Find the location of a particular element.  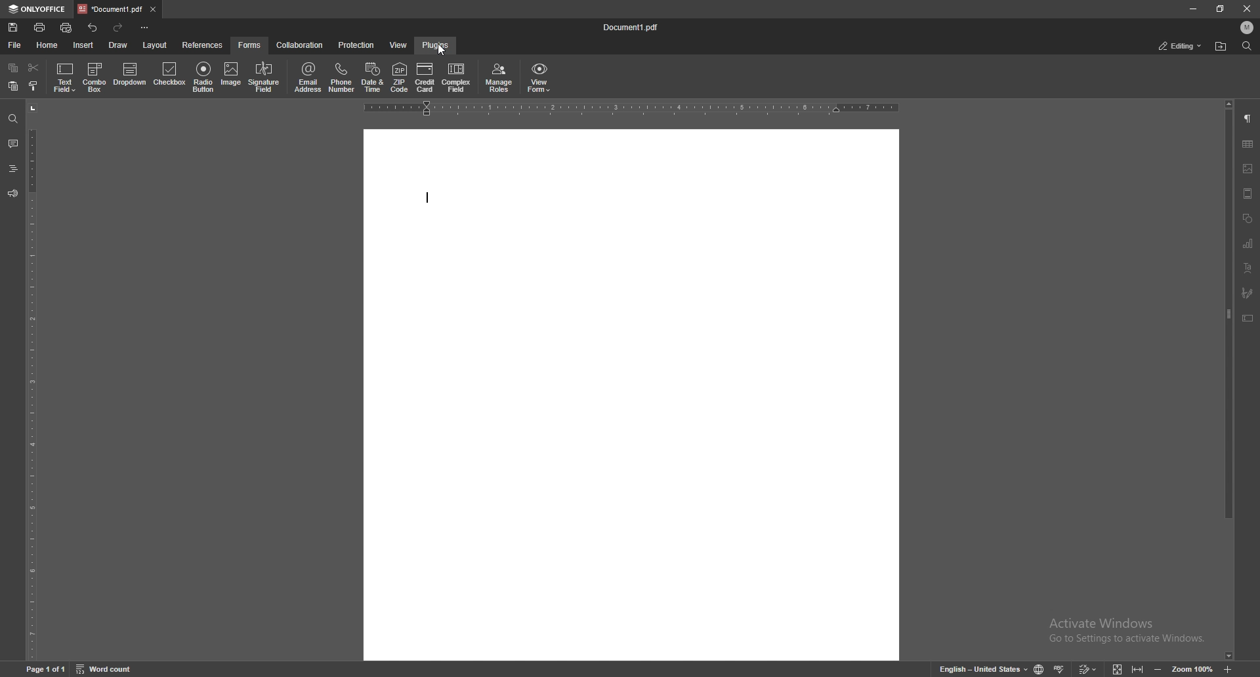

zoom out is located at coordinates (1158, 670).